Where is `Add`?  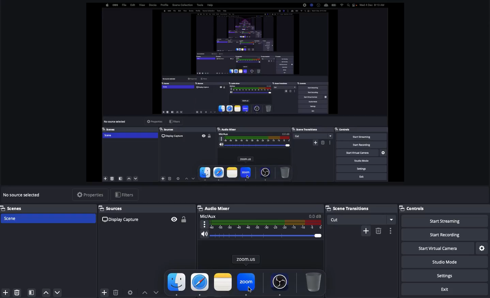
Add is located at coordinates (5, 292).